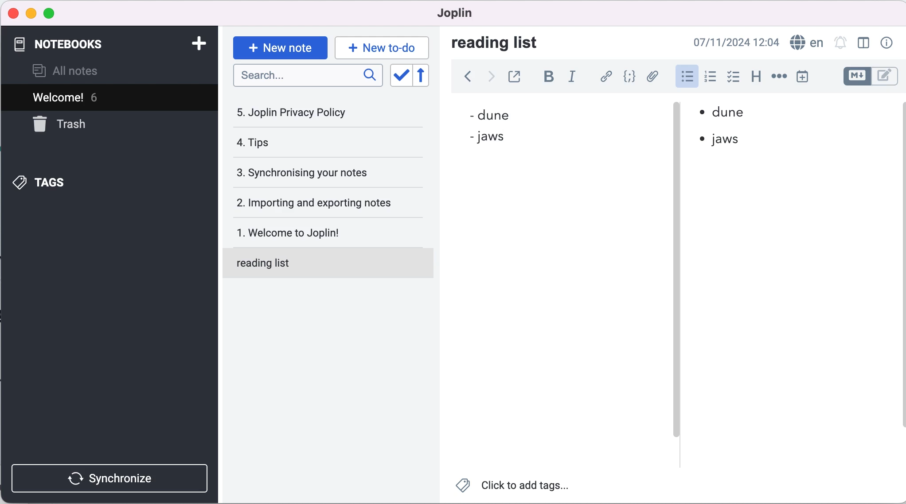 This screenshot has width=906, height=504. Describe the element at coordinates (802, 78) in the screenshot. I see `insert time` at that location.